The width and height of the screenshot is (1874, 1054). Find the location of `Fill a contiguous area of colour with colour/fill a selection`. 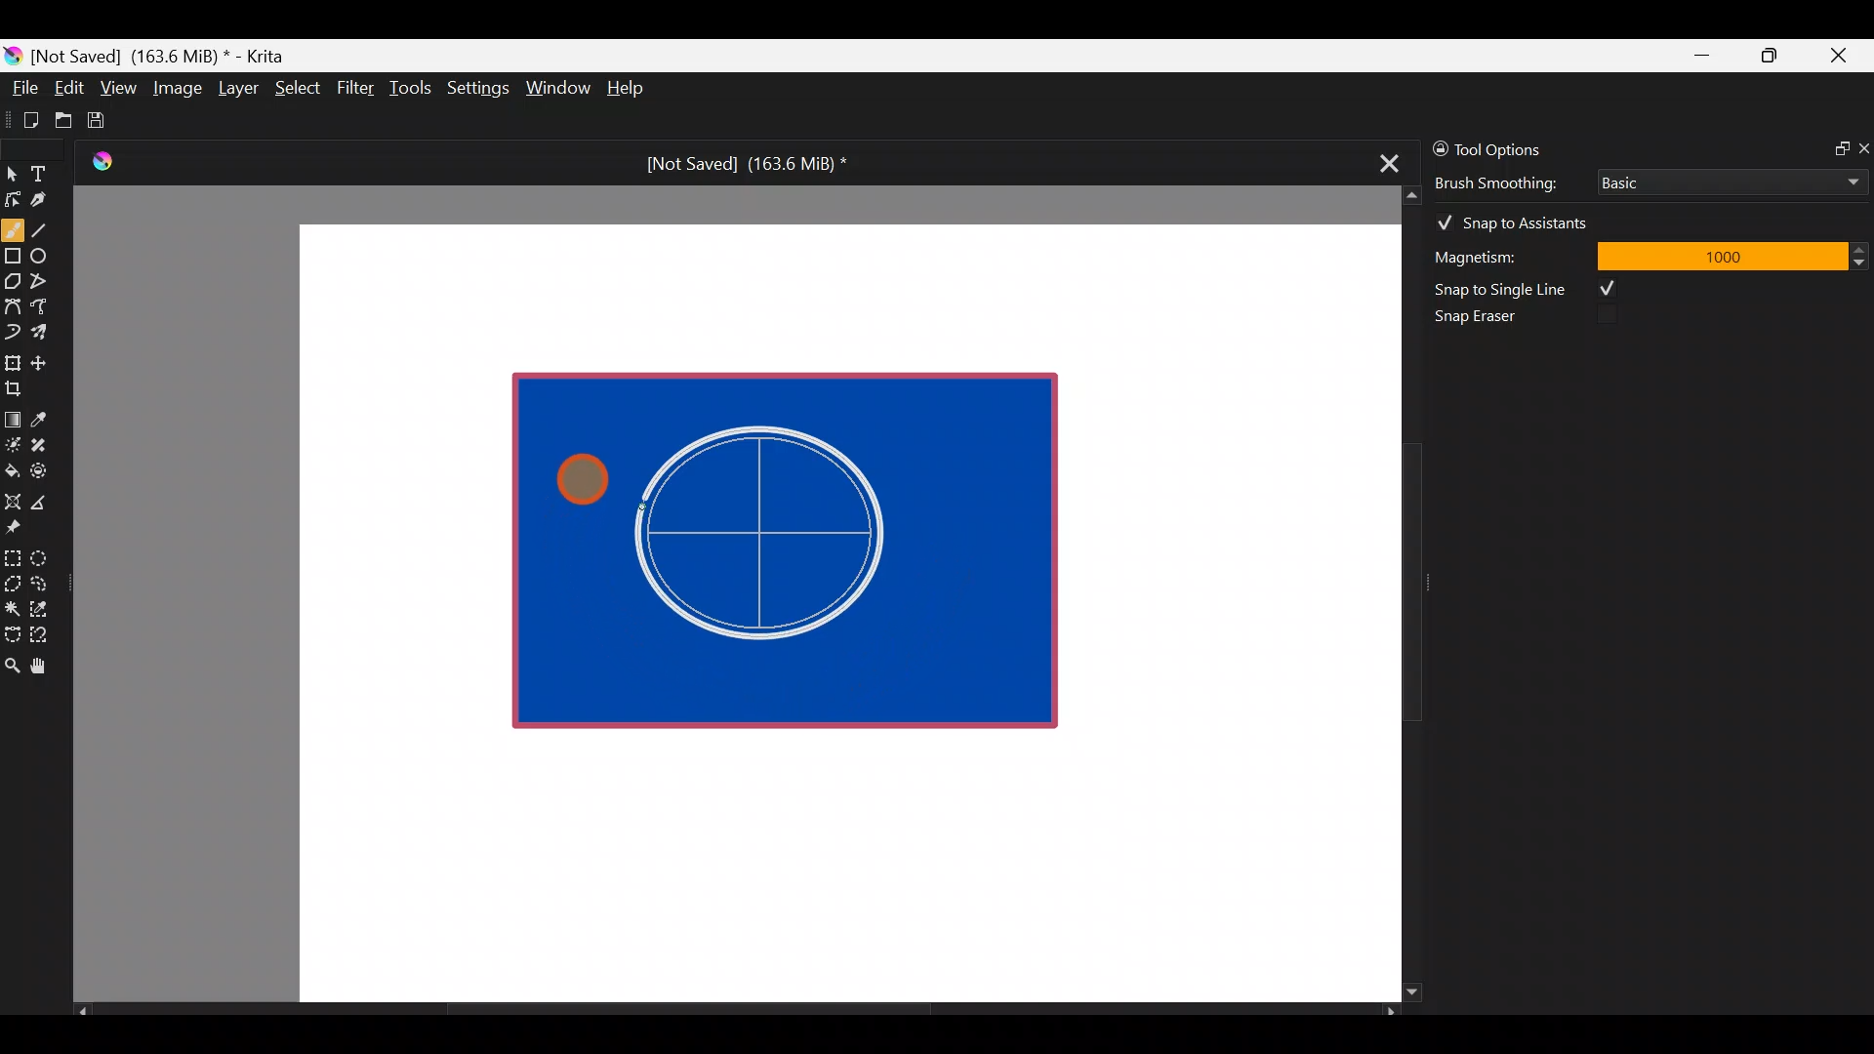

Fill a contiguous area of colour with colour/fill a selection is located at coordinates (12, 466).